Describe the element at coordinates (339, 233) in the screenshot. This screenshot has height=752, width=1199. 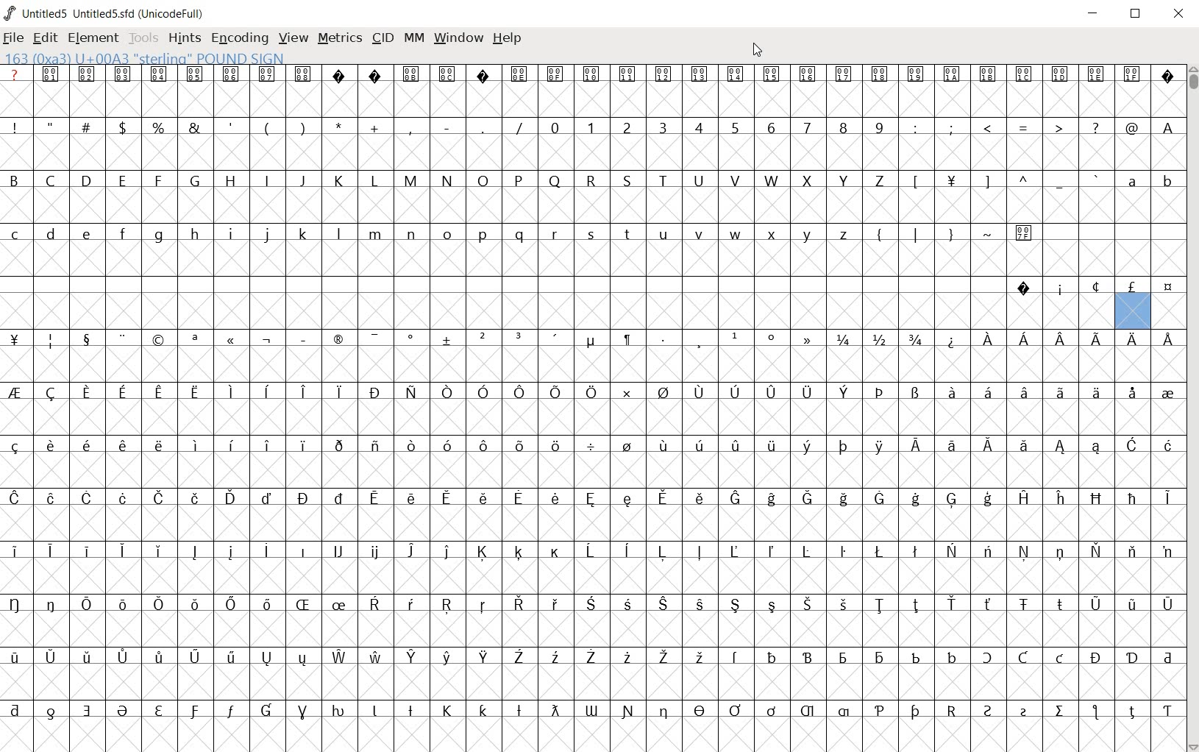
I see `l` at that location.